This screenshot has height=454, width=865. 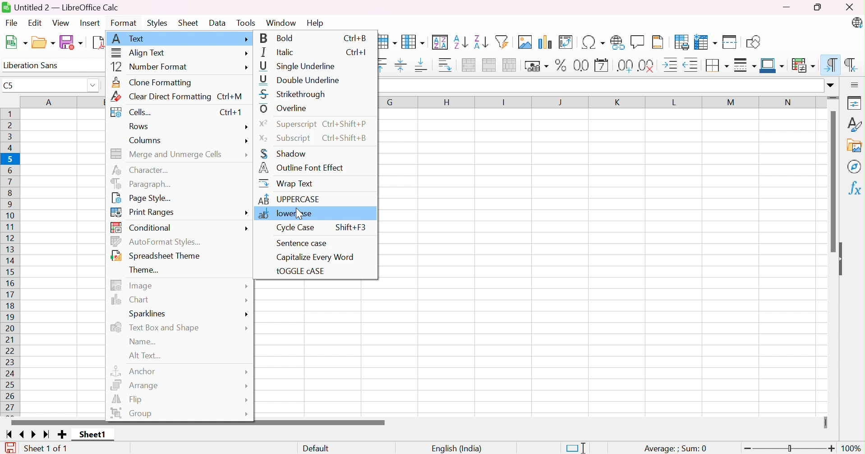 What do you see at coordinates (316, 449) in the screenshot?
I see `Default` at bounding box center [316, 449].